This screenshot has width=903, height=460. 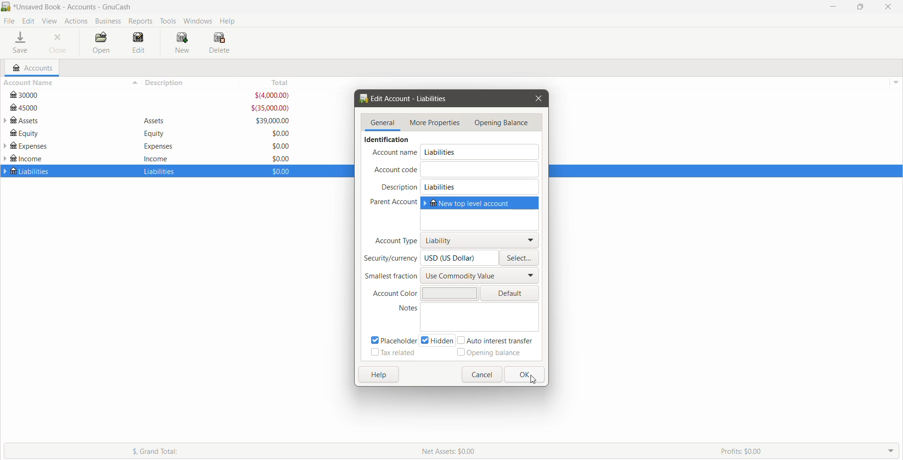 What do you see at coordinates (221, 43) in the screenshot?
I see `Delete` at bounding box center [221, 43].